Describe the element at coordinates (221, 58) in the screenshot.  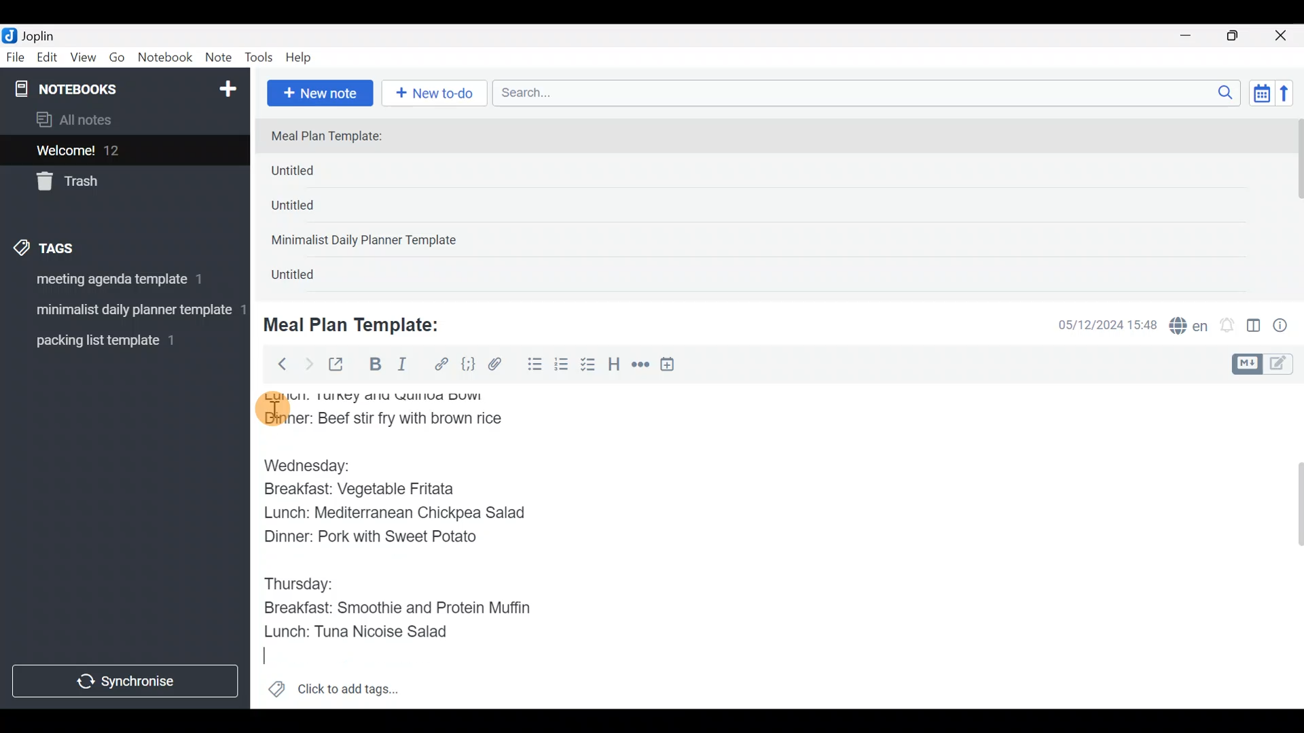
I see `Note` at that location.